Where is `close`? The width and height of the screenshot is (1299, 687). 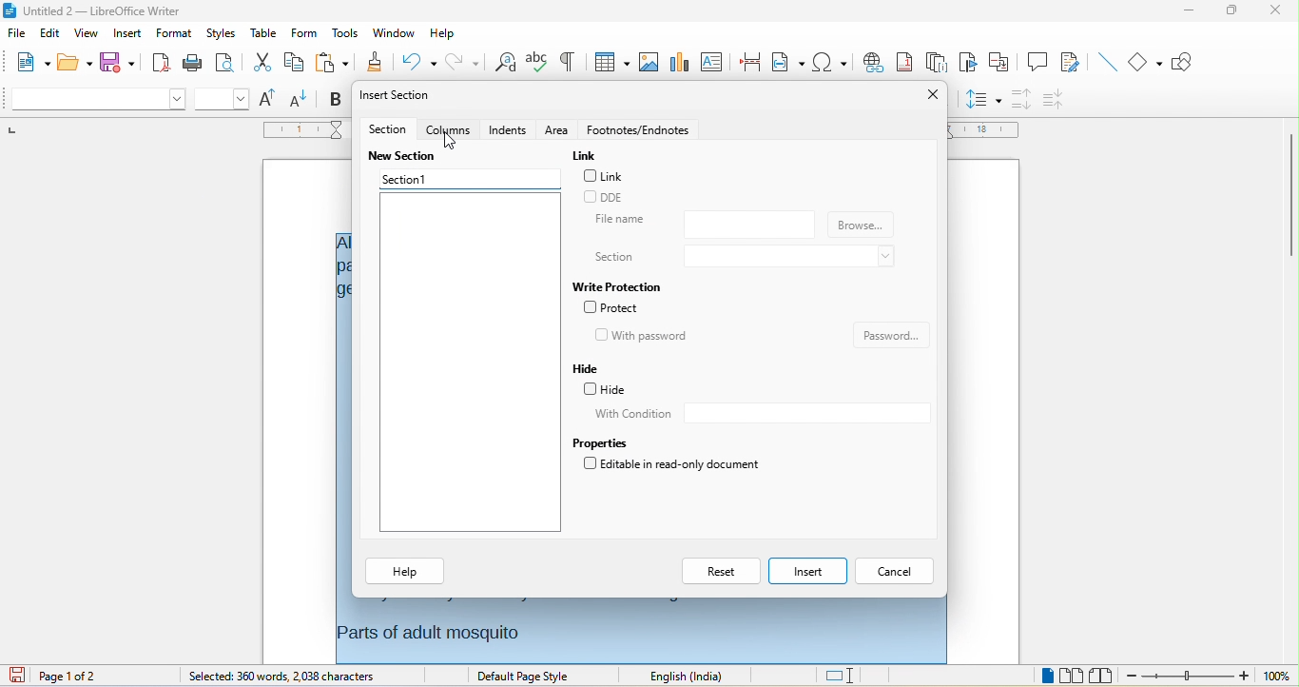 close is located at coordinates (931, 95).